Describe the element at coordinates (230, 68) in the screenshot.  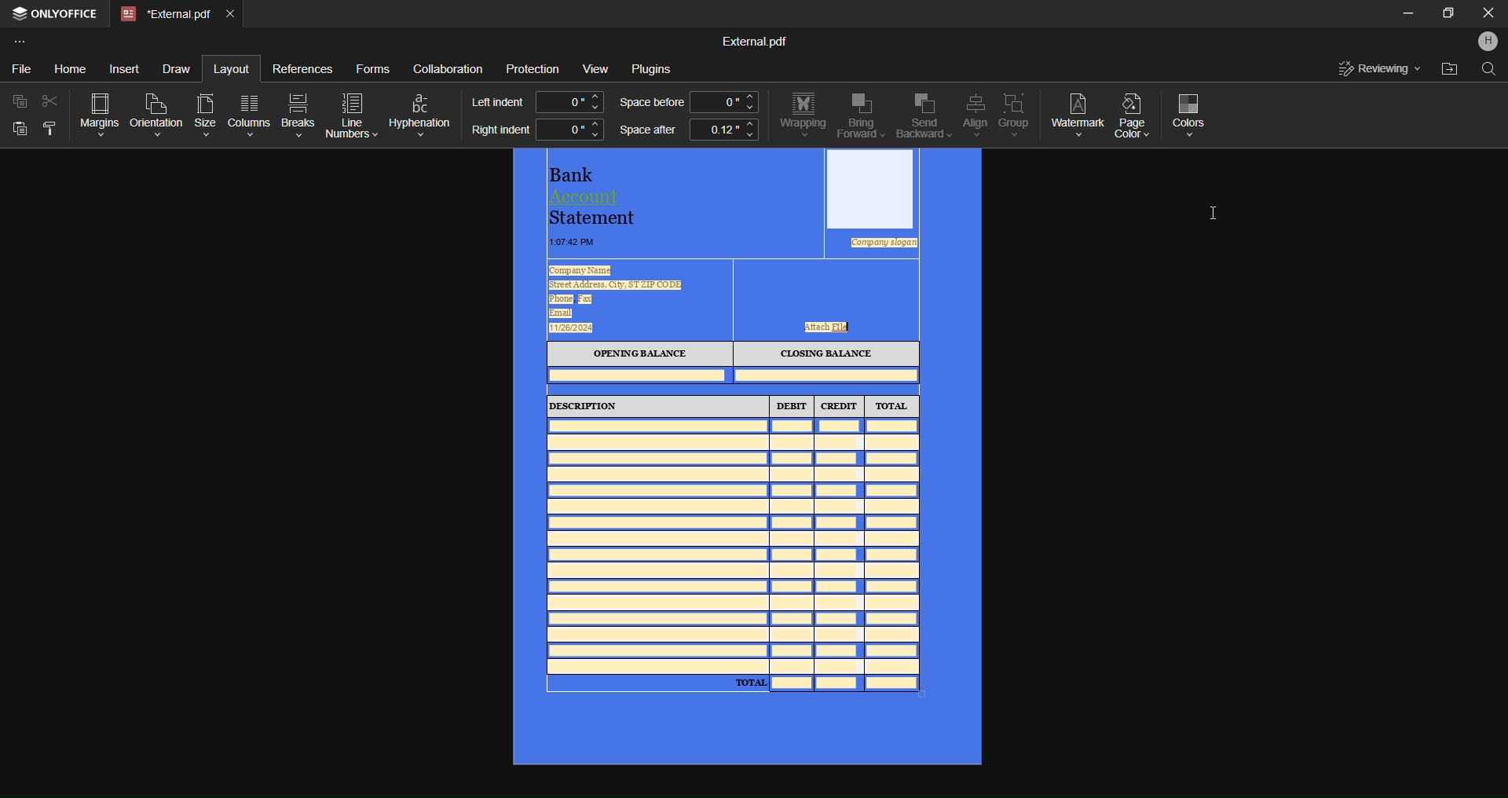
I see `Layout` at that location.